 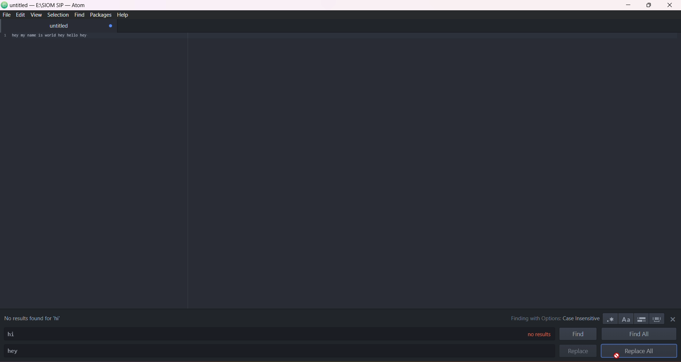 I want to click on selection, so click(x=57, y=15).